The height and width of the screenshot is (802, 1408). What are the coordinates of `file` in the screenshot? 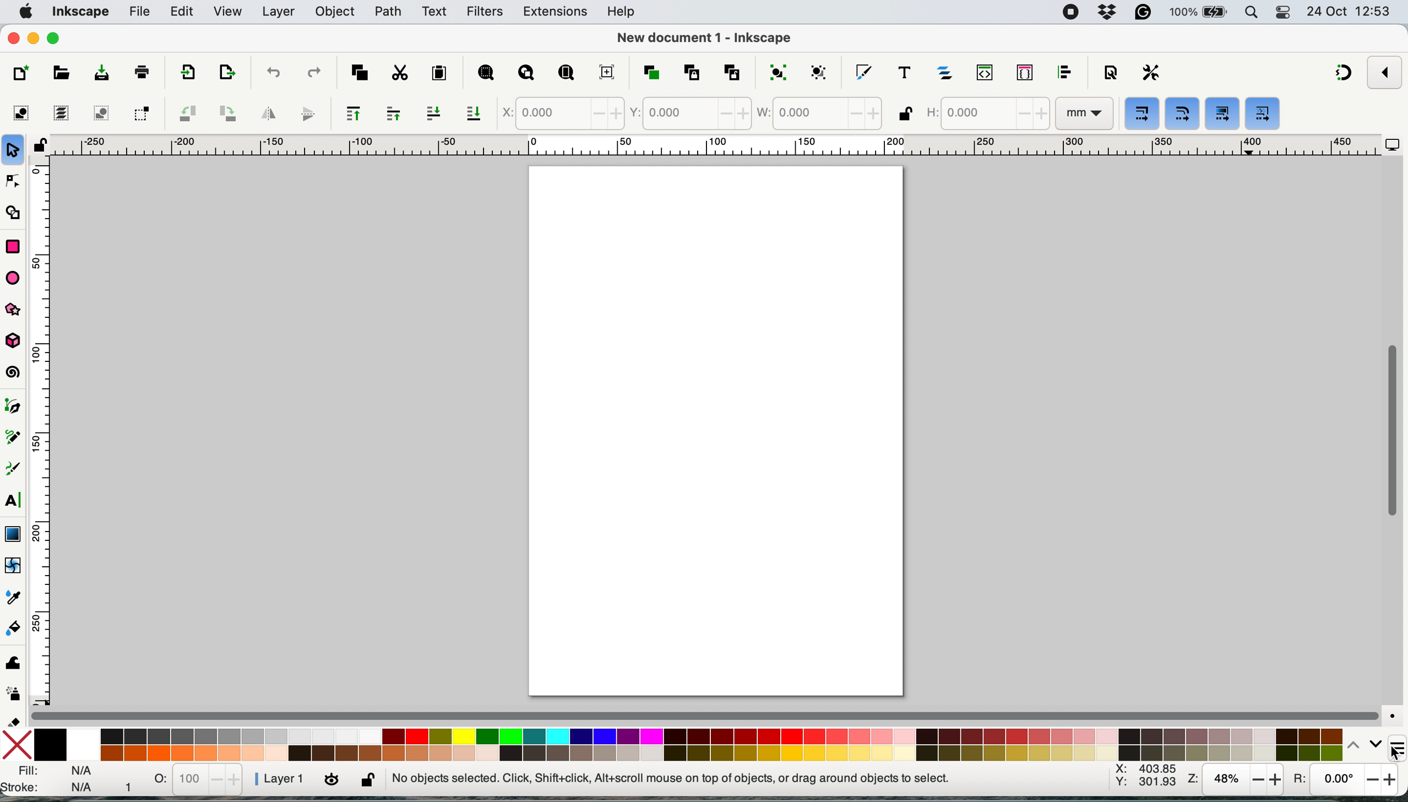 It's located at (140, 12).